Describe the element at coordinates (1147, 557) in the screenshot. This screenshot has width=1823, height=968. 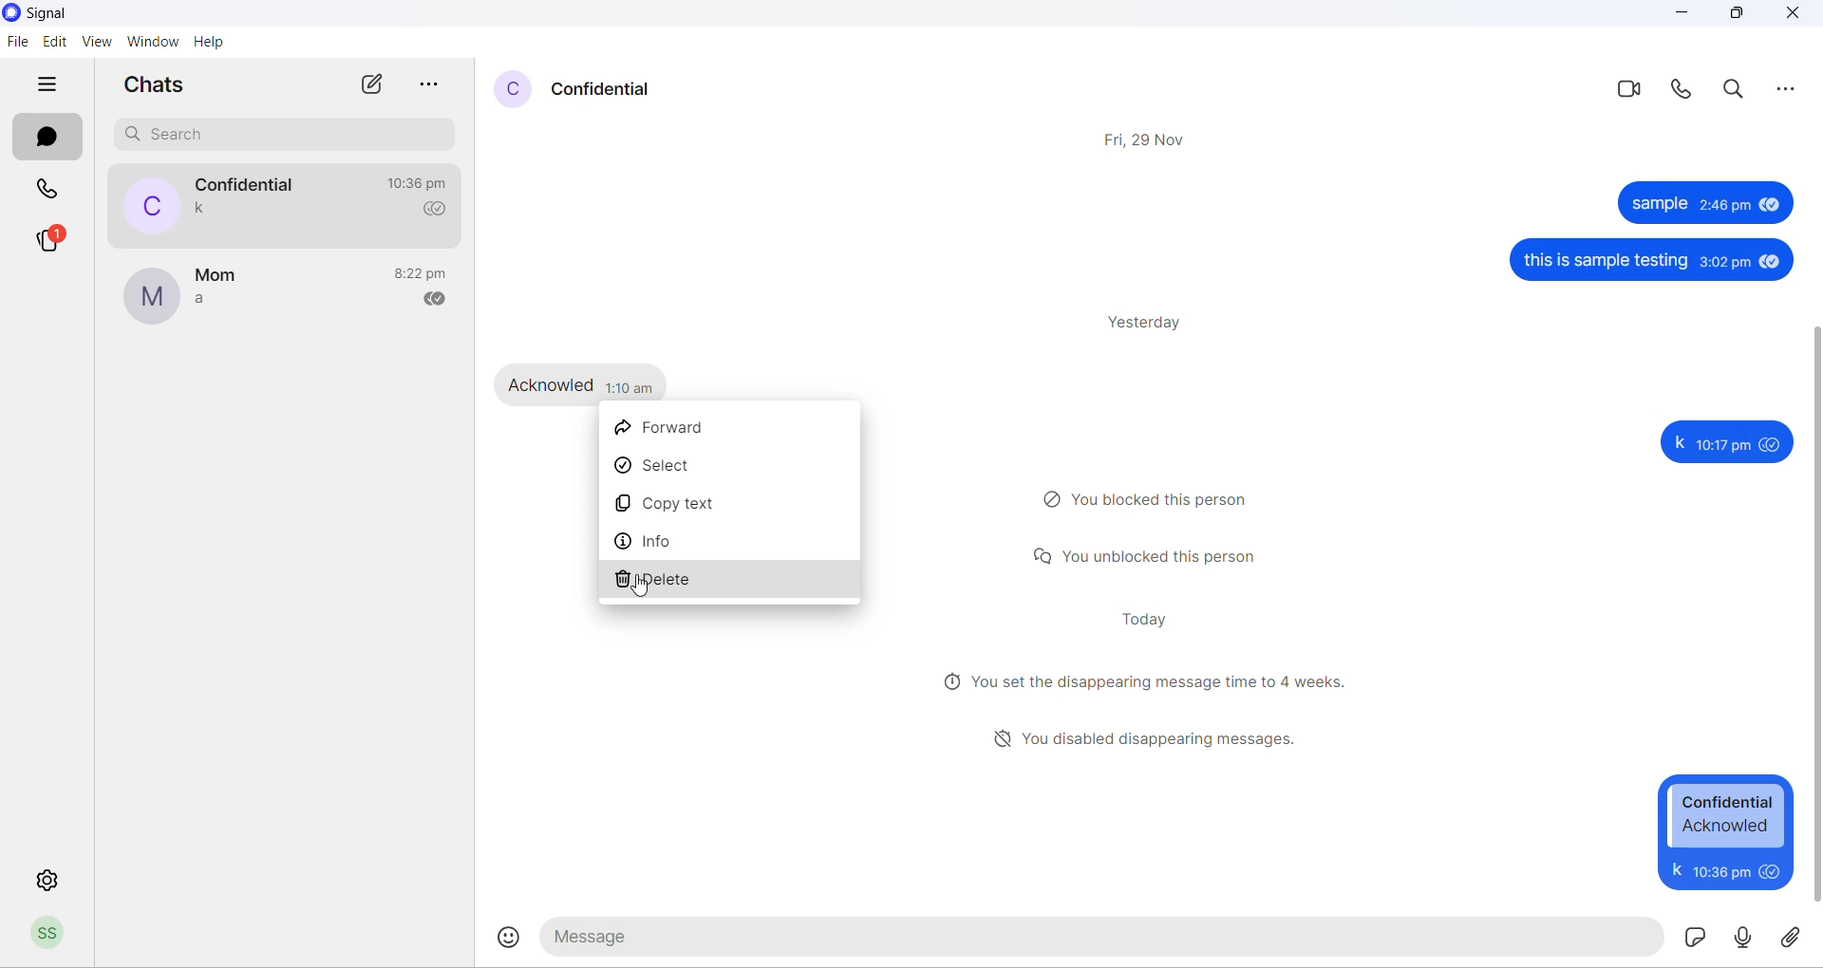
I see `unblocked contact message` at that location.